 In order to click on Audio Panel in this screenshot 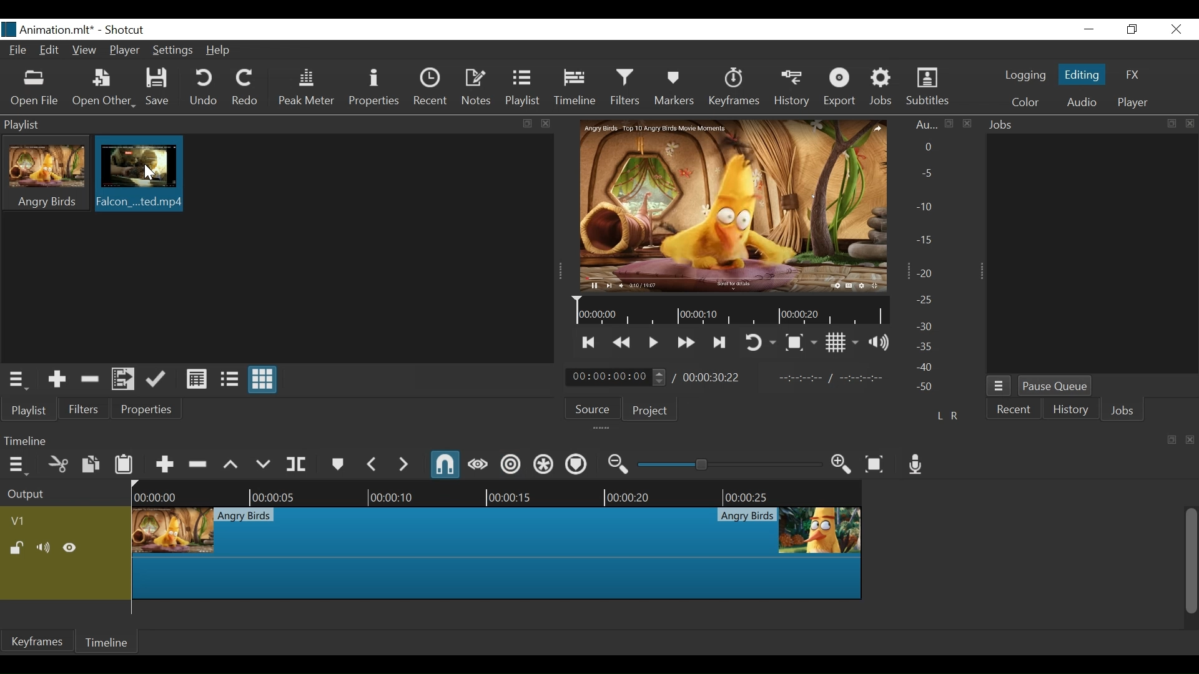, I will do `click(930, 258)`.